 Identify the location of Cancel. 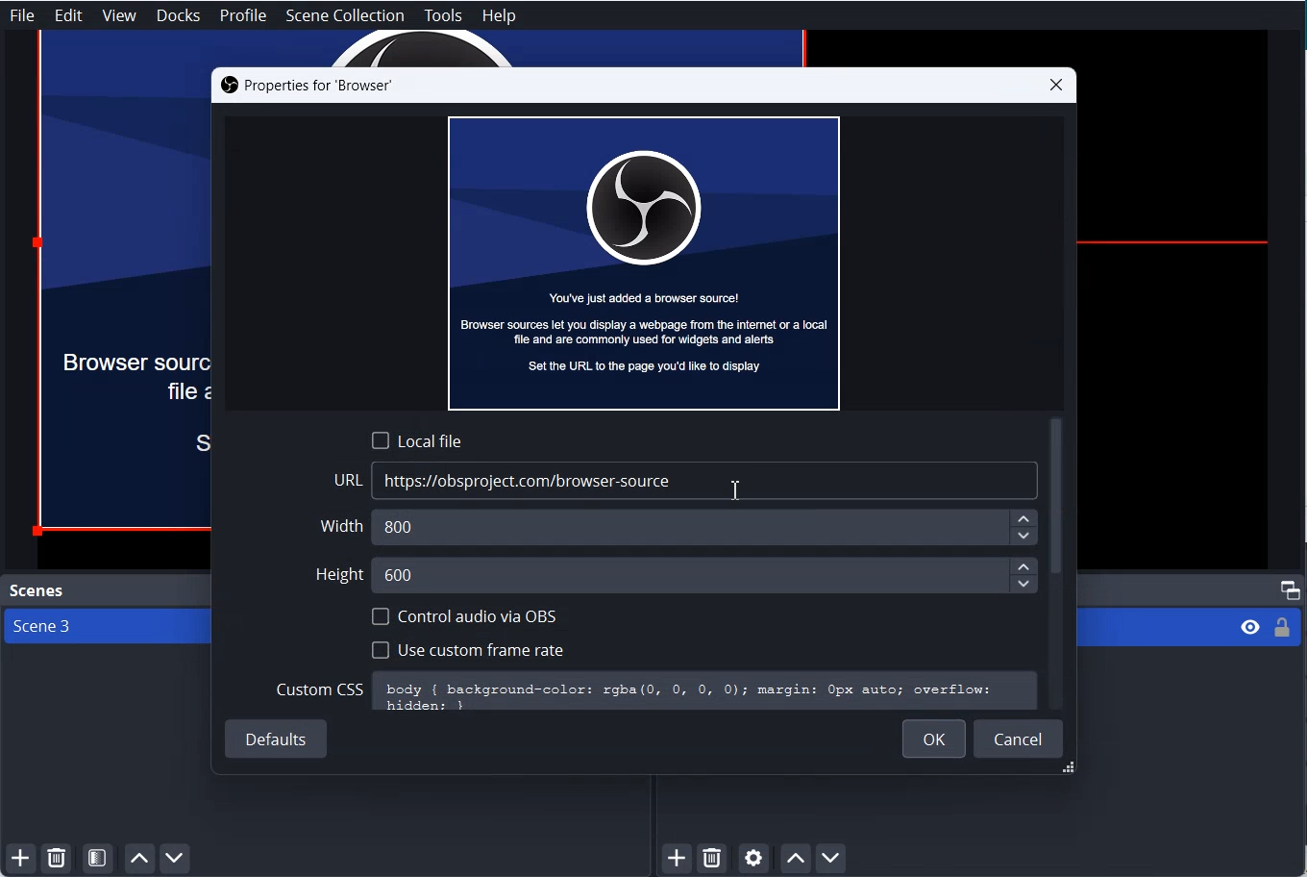
(1019, 738).